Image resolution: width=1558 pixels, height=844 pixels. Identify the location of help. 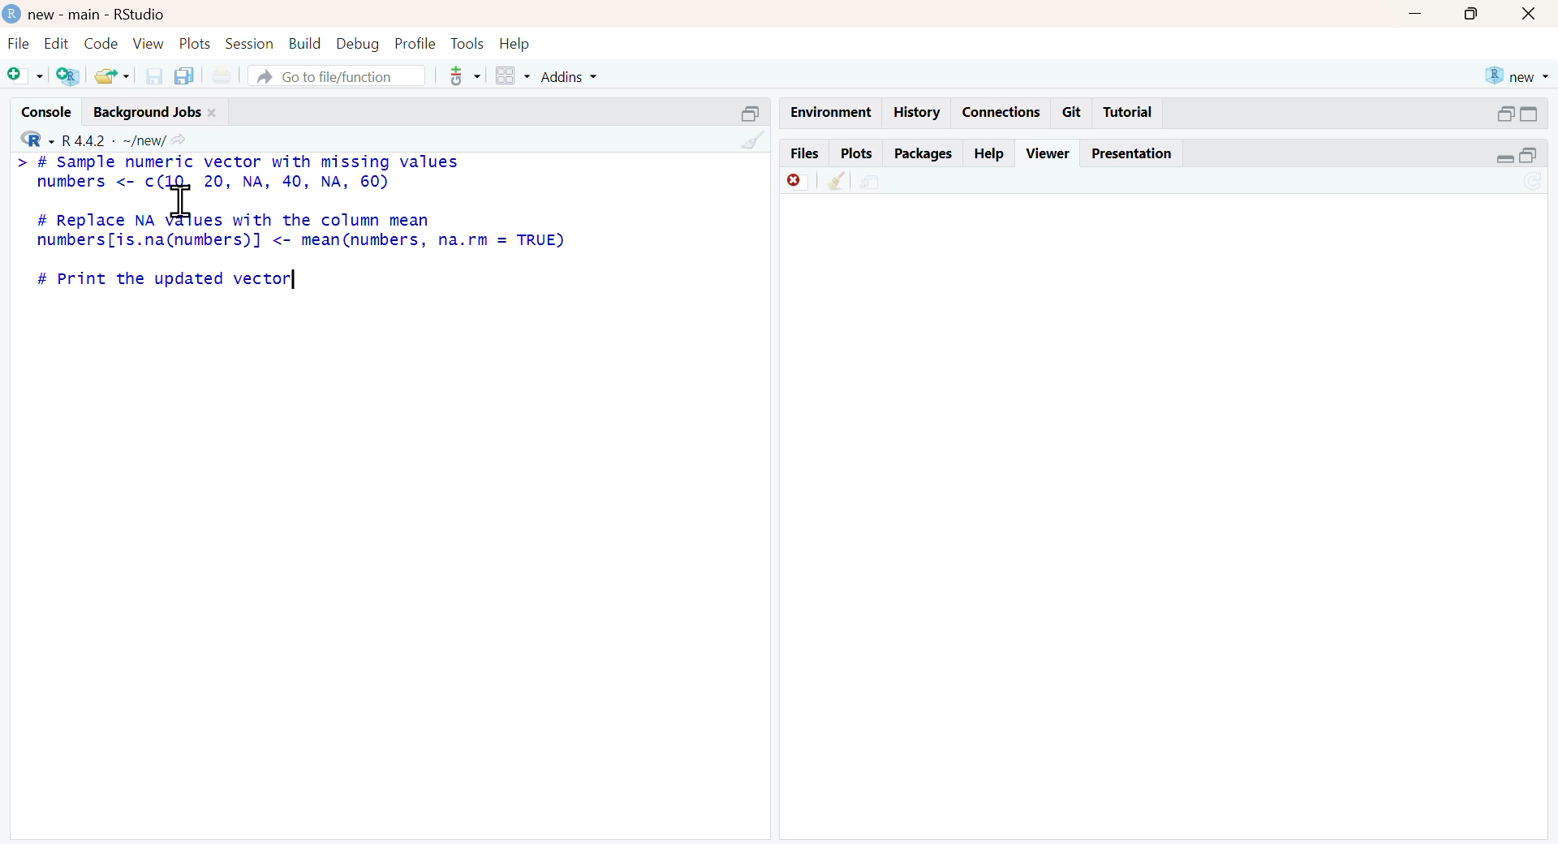
(514, 45).